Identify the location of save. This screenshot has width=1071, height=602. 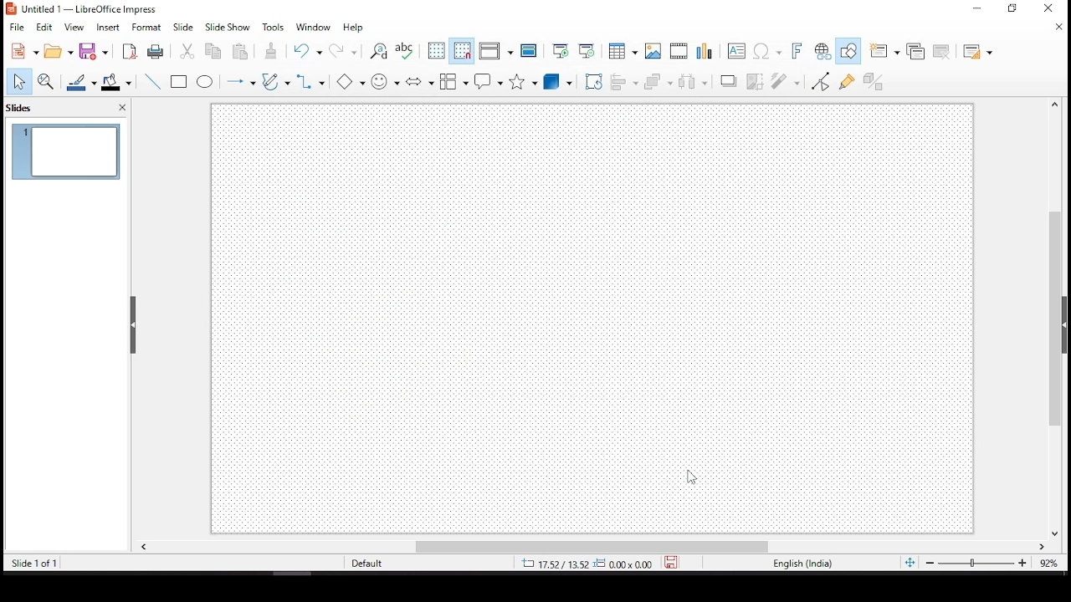
(94, 53).